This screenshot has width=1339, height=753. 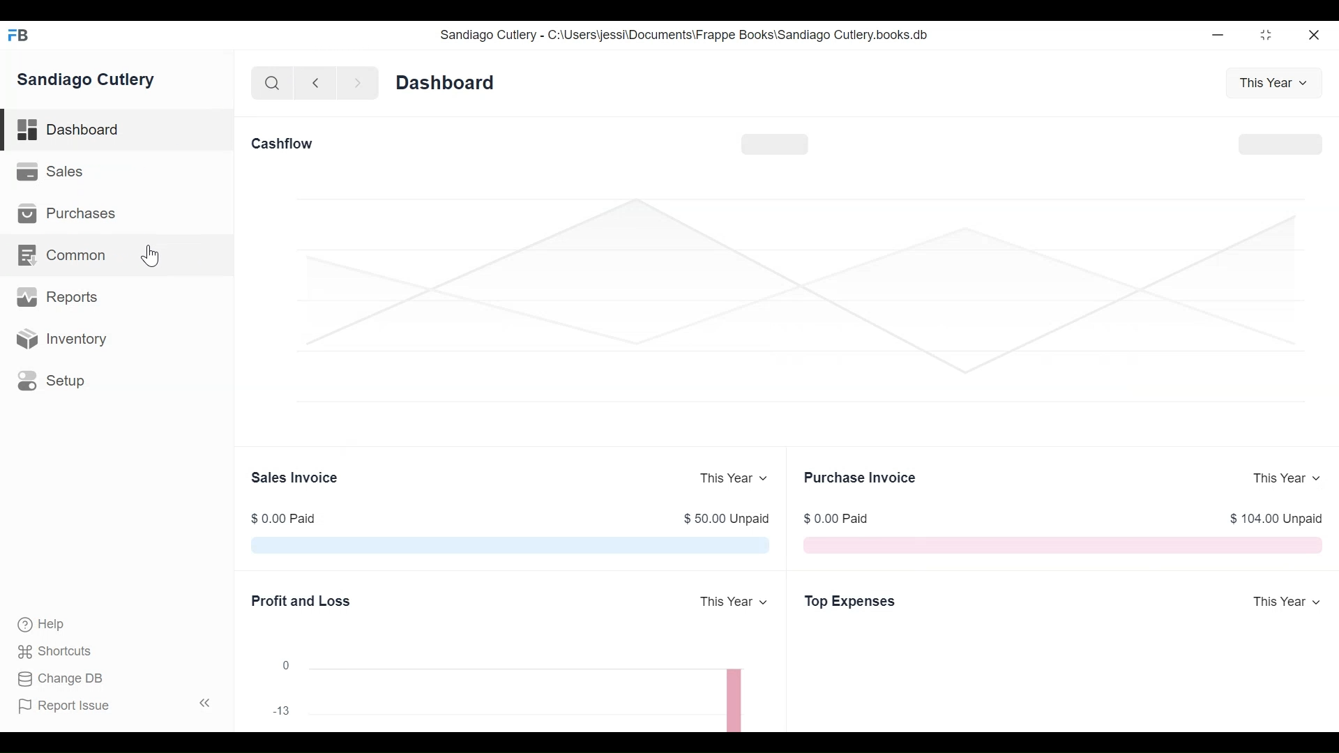 What do you see at coordinates (536, 694) in the screenshot?
I see `The chart shows the profit (or loss) per month for a year.` at bounding box center [536, 694].